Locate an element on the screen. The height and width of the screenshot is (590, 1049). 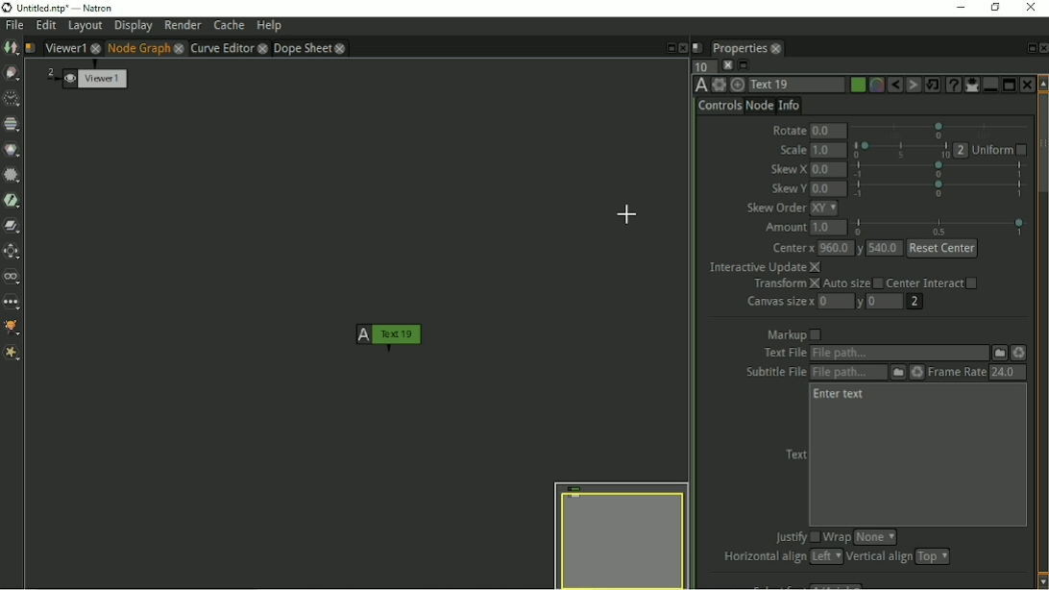
xy is located at coordinates (824, 208).